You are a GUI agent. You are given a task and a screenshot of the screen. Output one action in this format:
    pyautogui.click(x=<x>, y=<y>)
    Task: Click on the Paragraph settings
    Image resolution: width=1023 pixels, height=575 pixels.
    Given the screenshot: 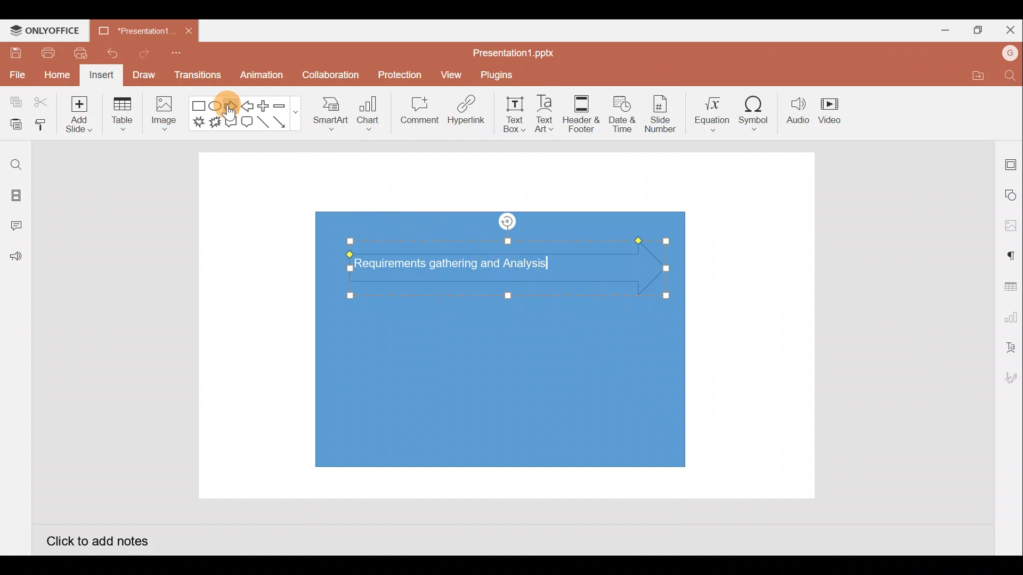 What is the action you would take?
    pyautogui.click(x=1010, y=254)
    